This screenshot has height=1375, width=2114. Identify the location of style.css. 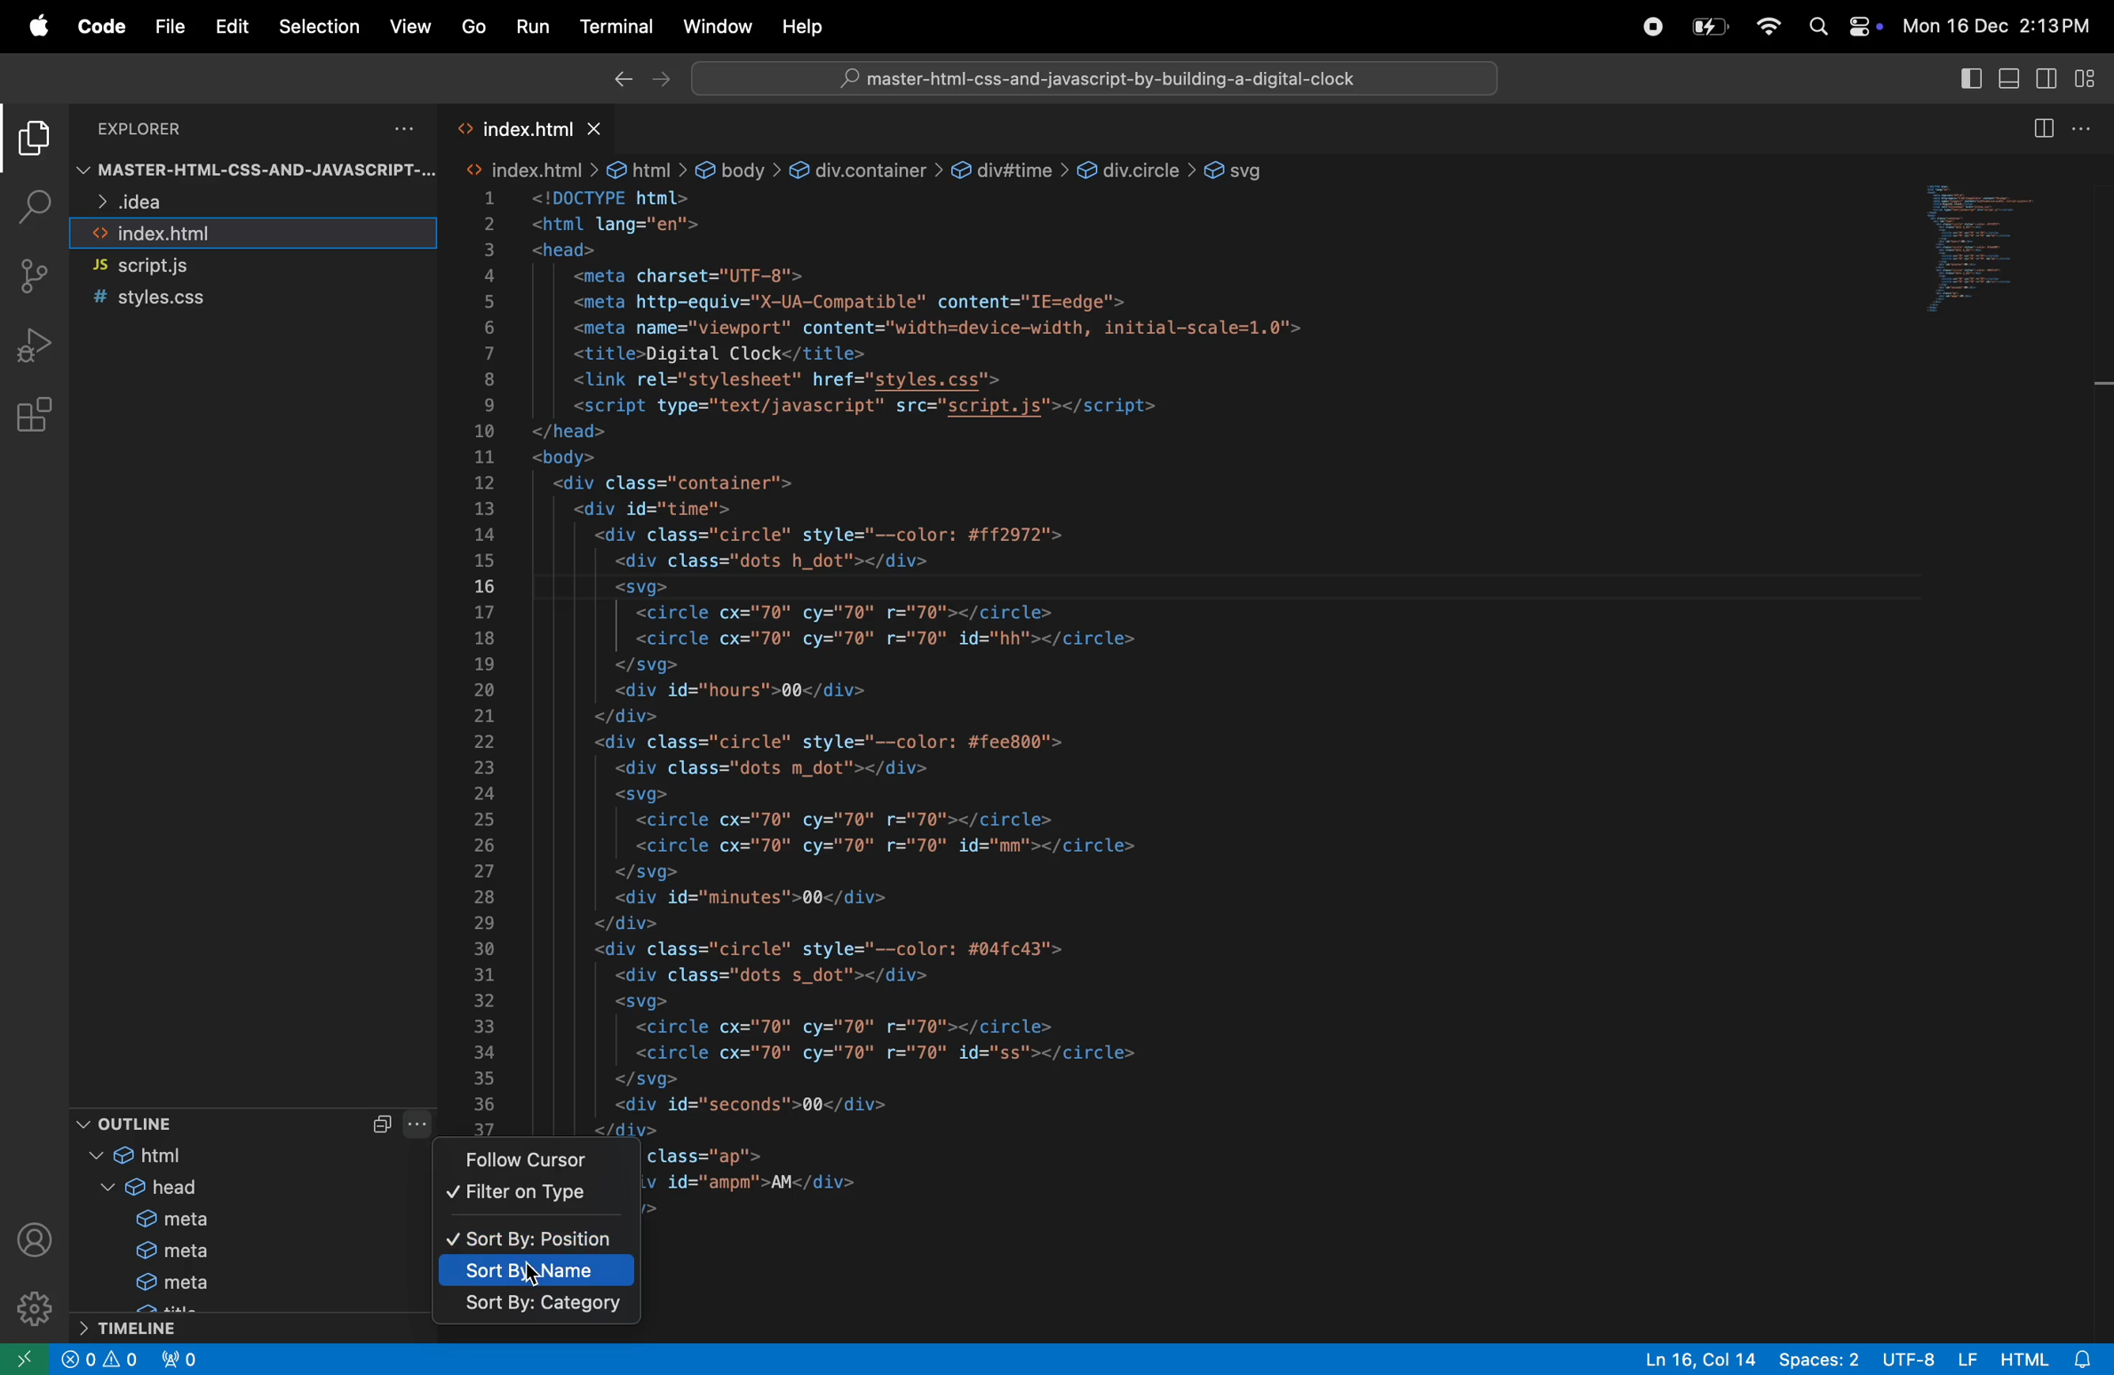
(235, 299).